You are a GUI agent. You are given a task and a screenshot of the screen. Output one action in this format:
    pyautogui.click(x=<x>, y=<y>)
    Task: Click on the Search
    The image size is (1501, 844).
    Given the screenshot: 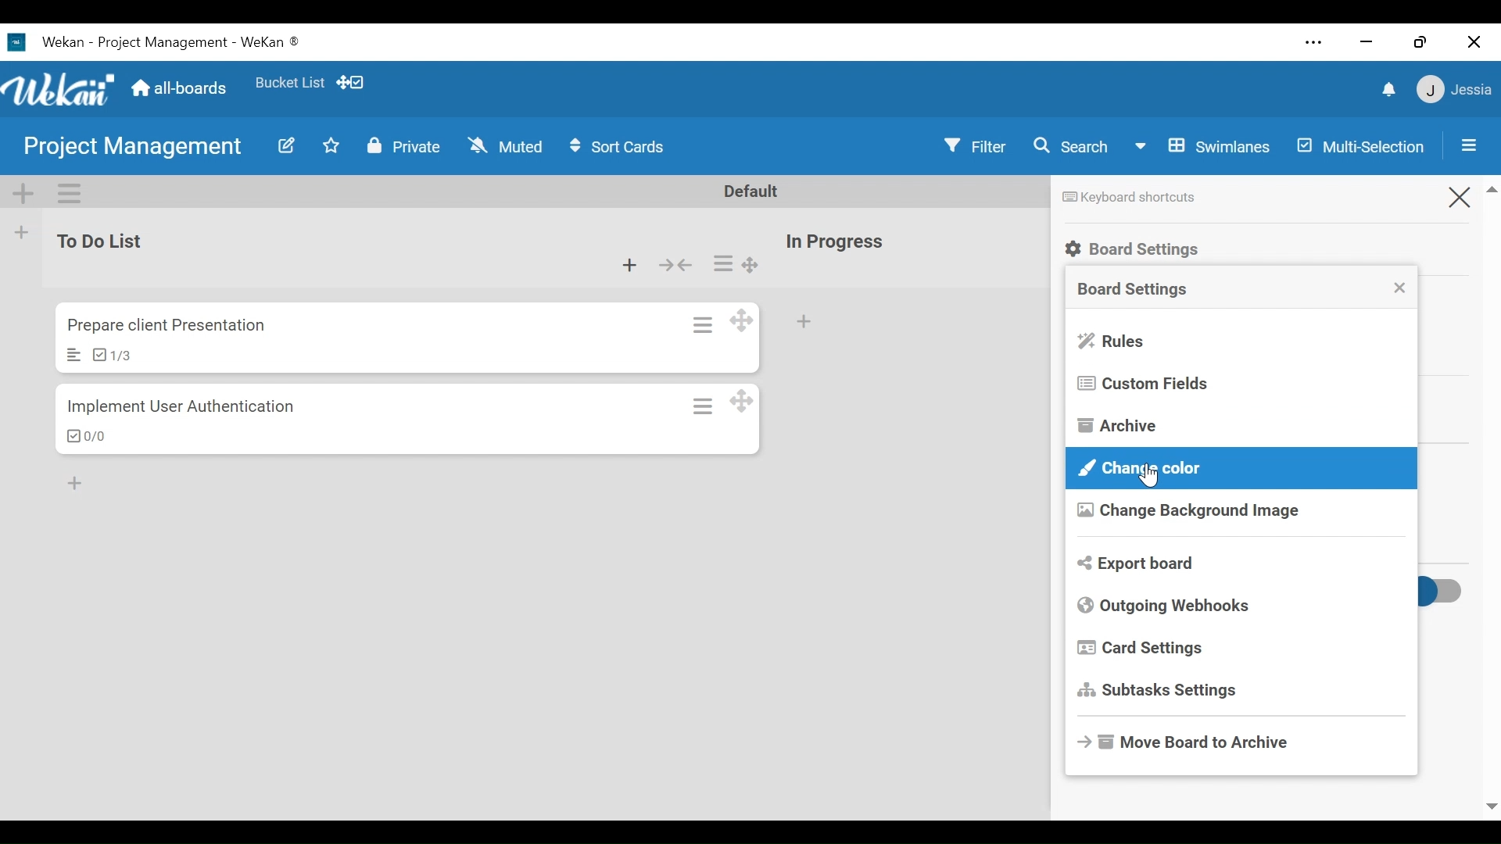 What is the action you would take?
    pyautogui.click(x=1073, y=147)
    